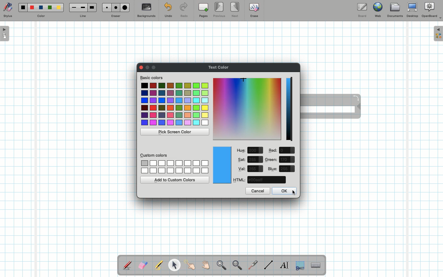 This screenshot has width=443, height=277. I want to click on Custom colors, so click(174, 167).